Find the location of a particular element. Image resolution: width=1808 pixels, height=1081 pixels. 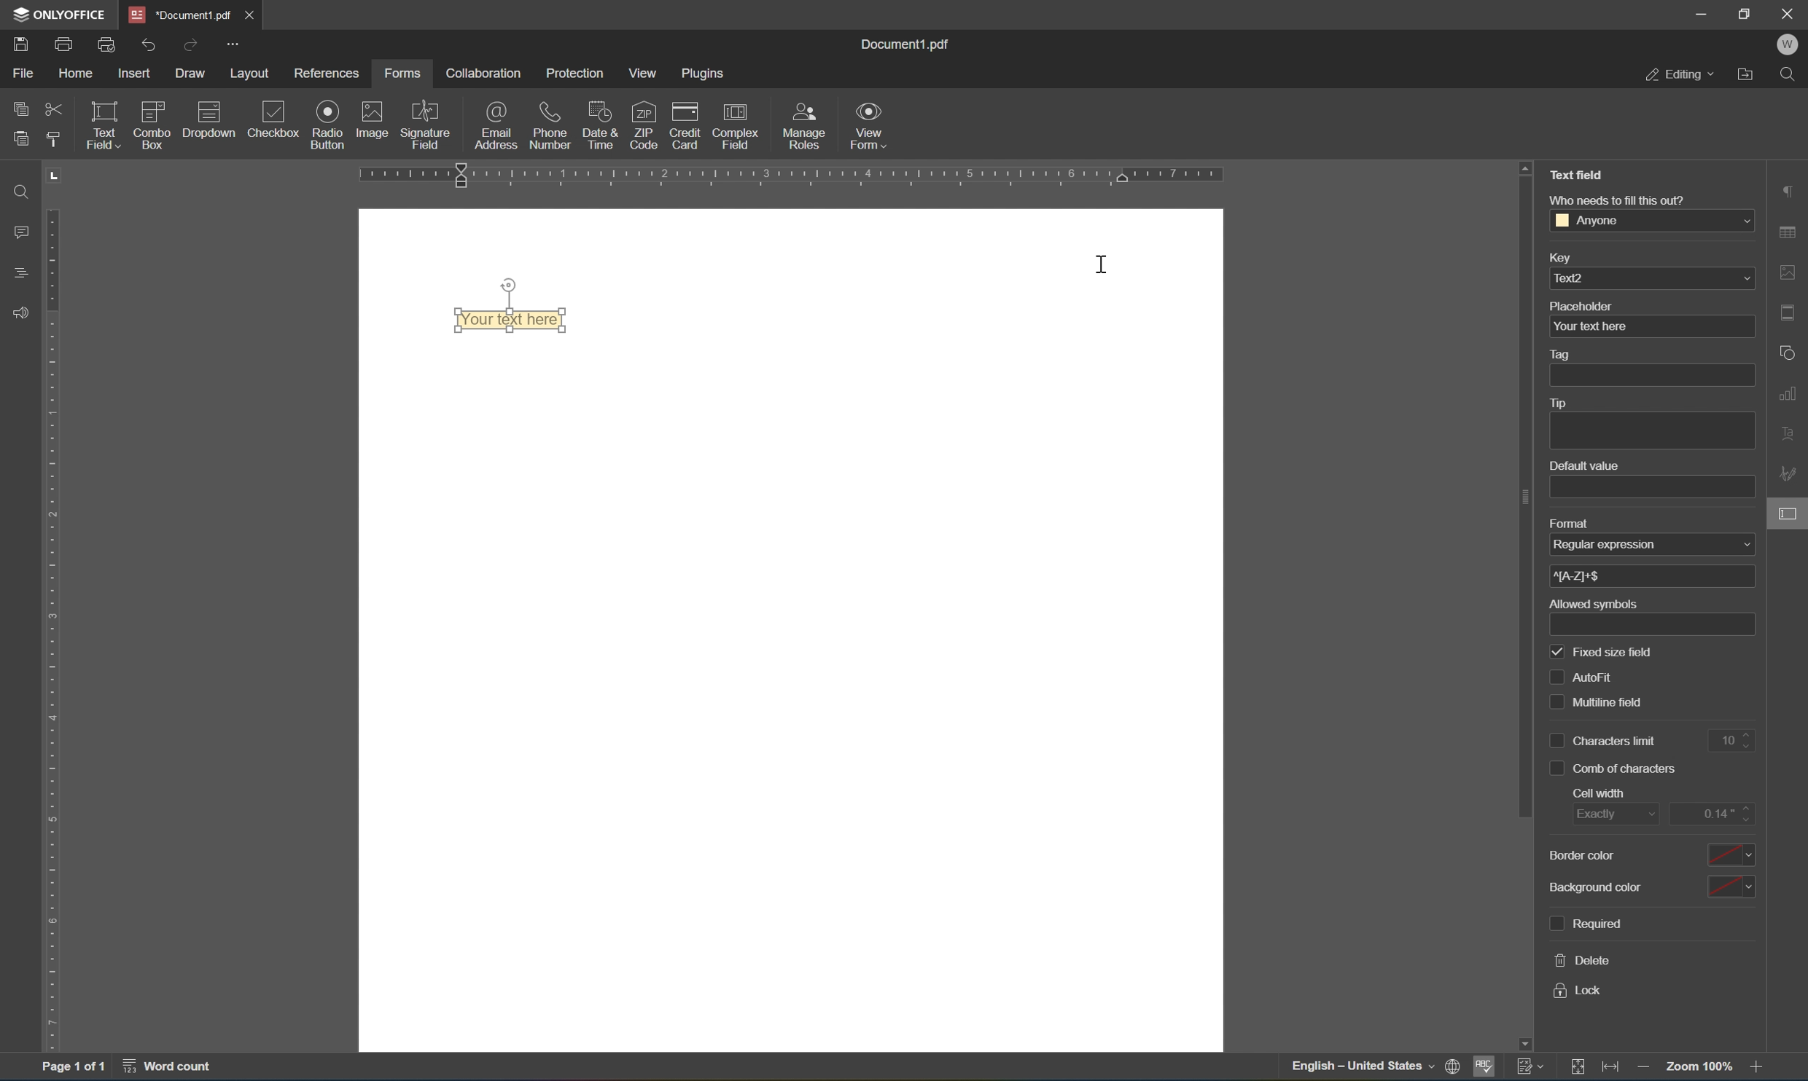

shape settings is located at coordinates (1785, 352).